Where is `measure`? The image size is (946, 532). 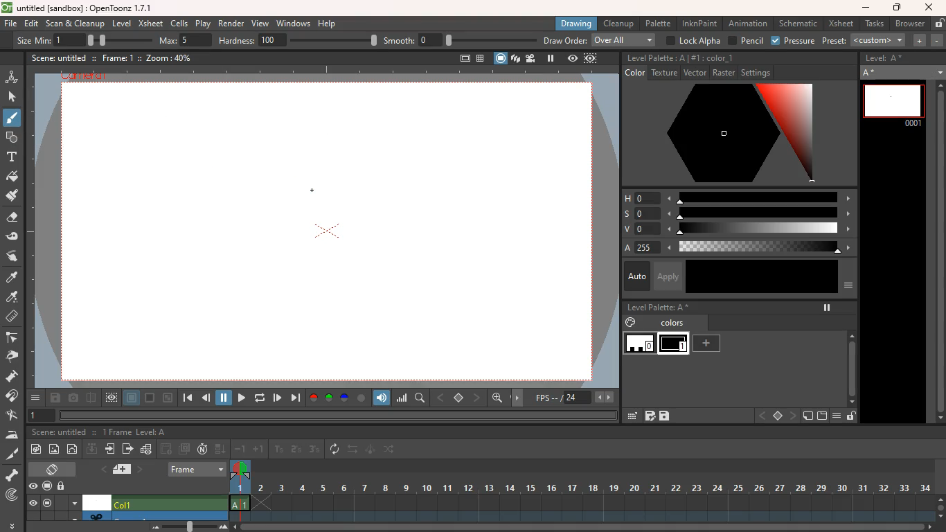 measure is located at coordinates (13, 317).